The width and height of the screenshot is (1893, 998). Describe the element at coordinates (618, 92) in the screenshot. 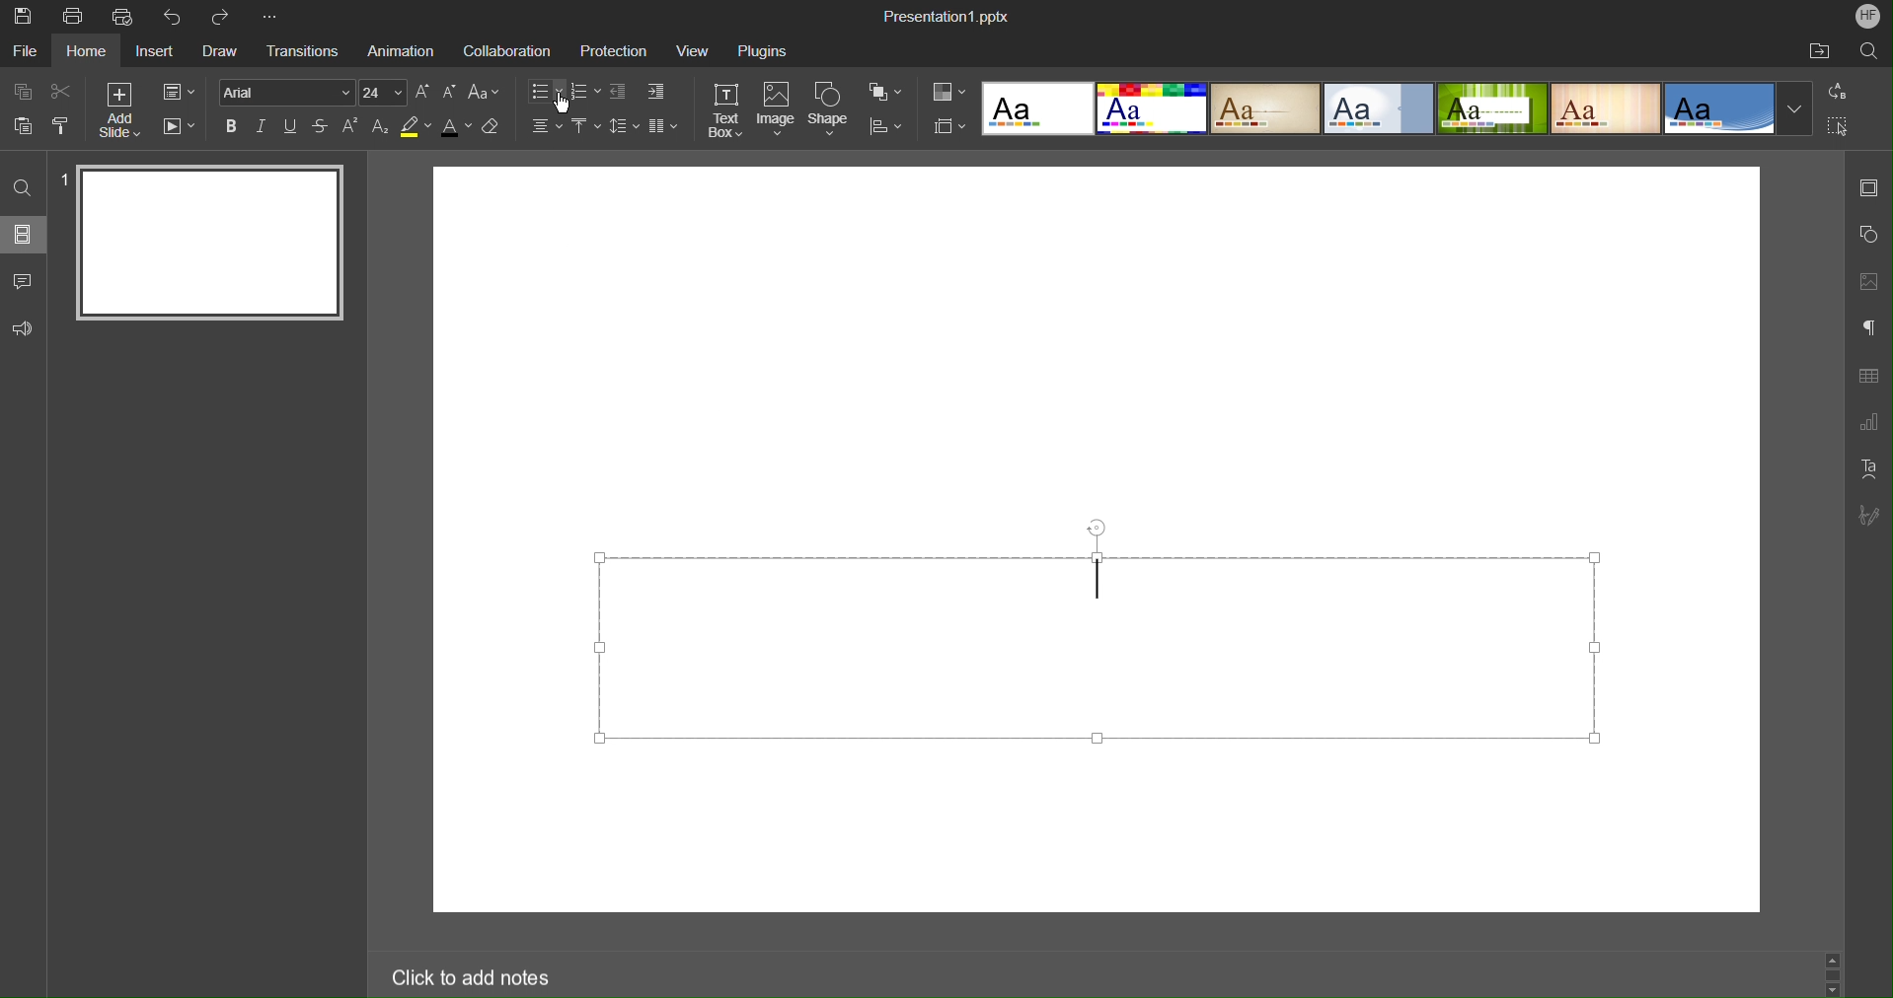

I see `Increase Indent` at that location.